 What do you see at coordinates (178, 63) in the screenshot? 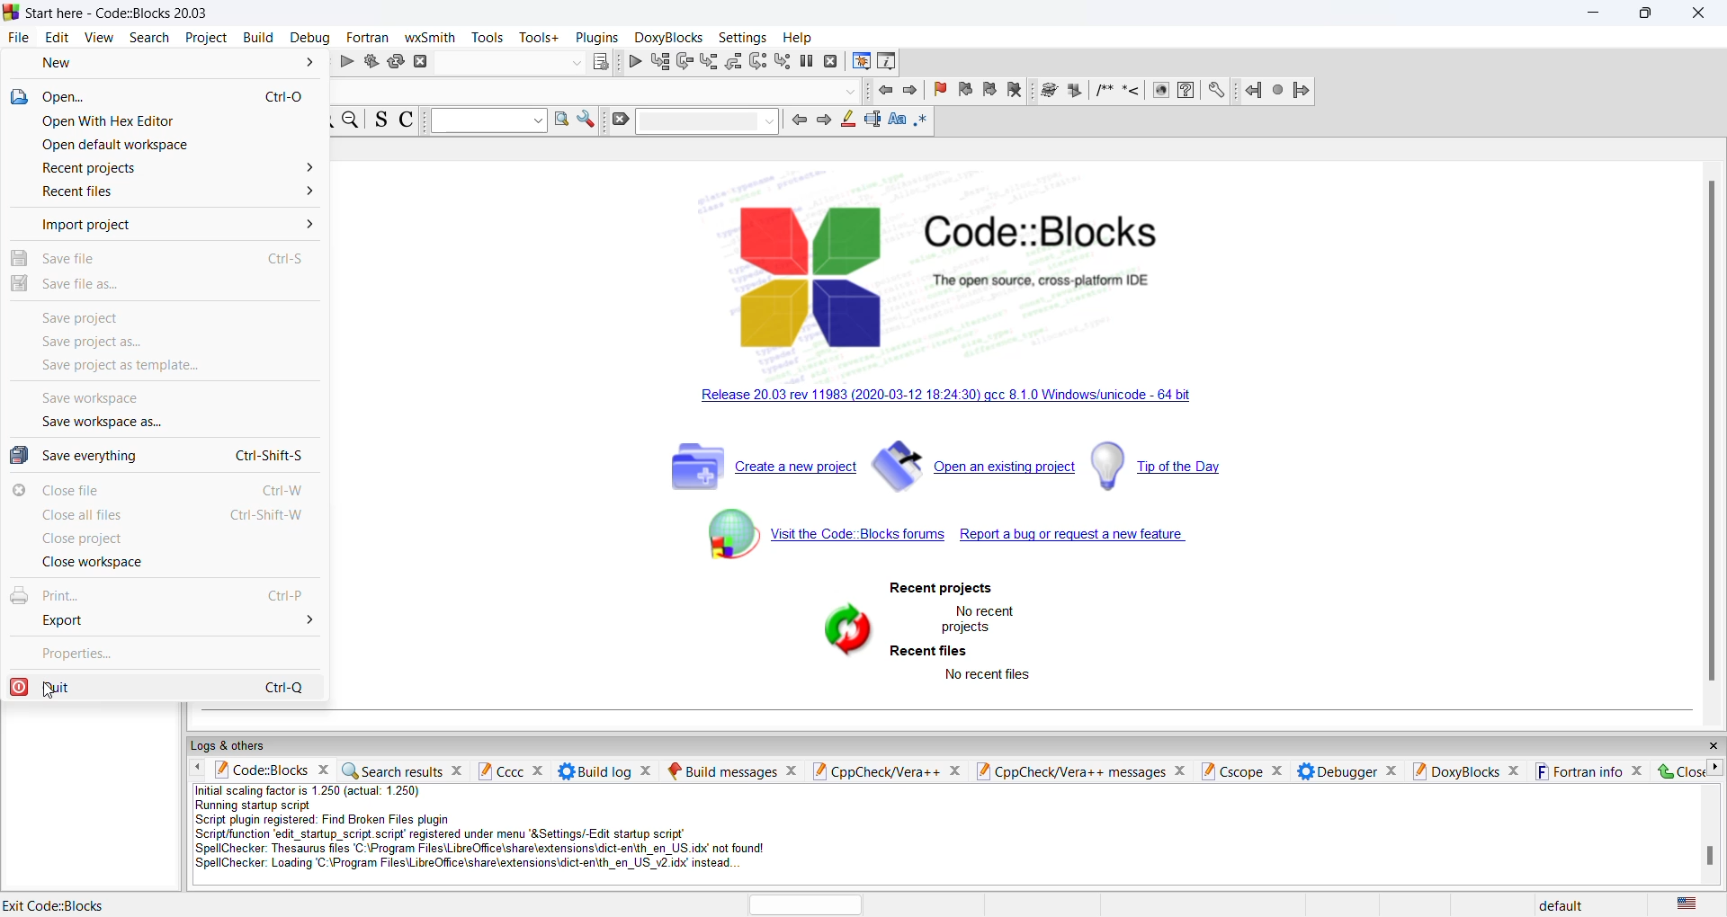
I see `New` at bounding box center [178, 63].